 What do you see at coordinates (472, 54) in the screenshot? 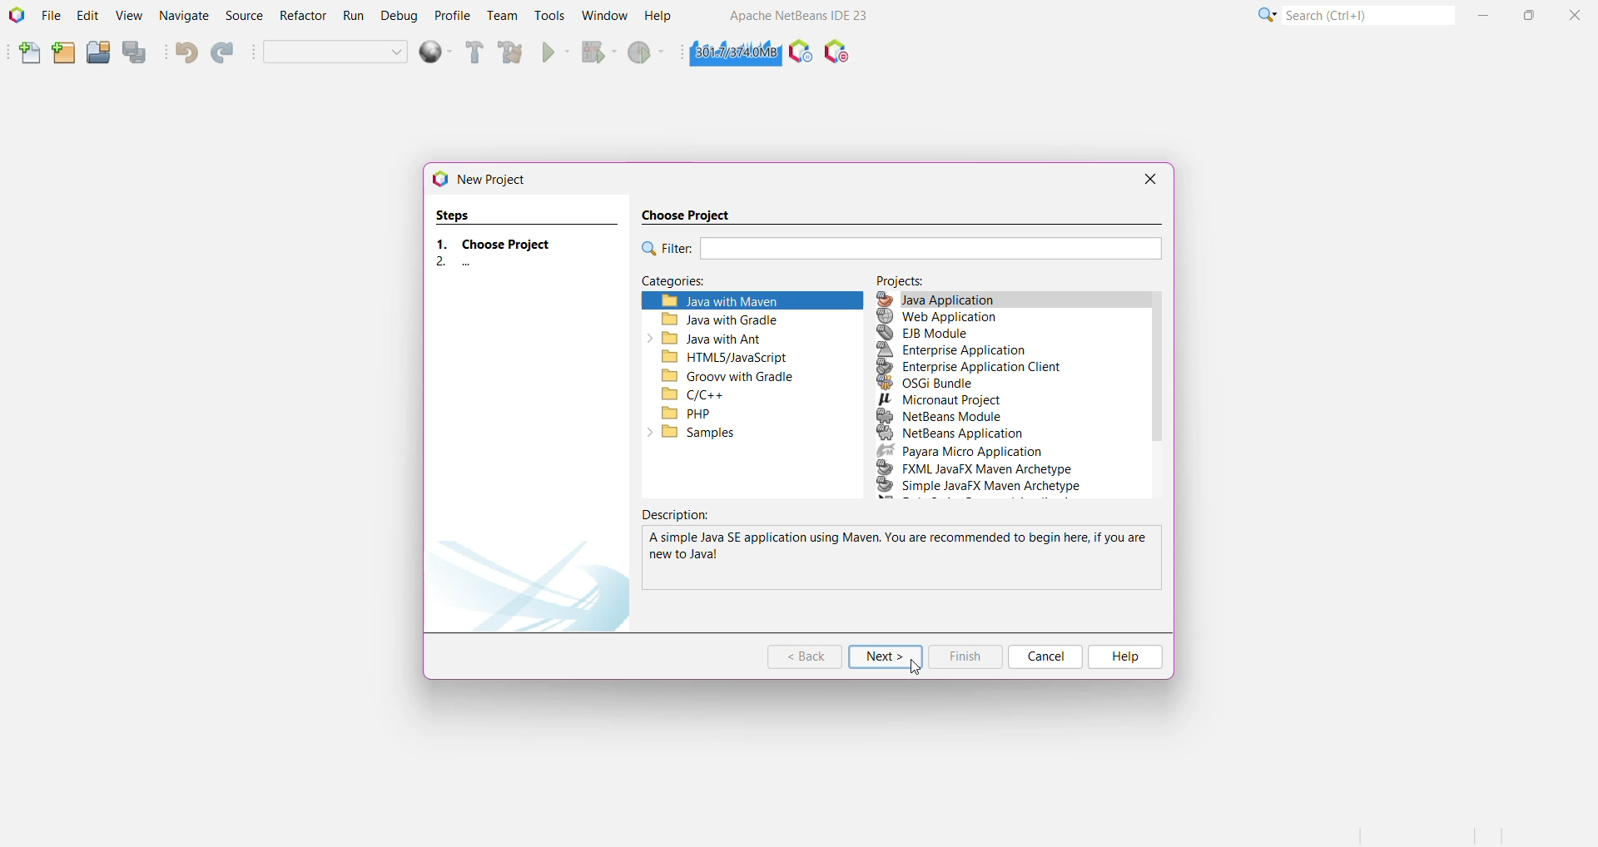
I see `Build Project` at bounding box center [472, 54].